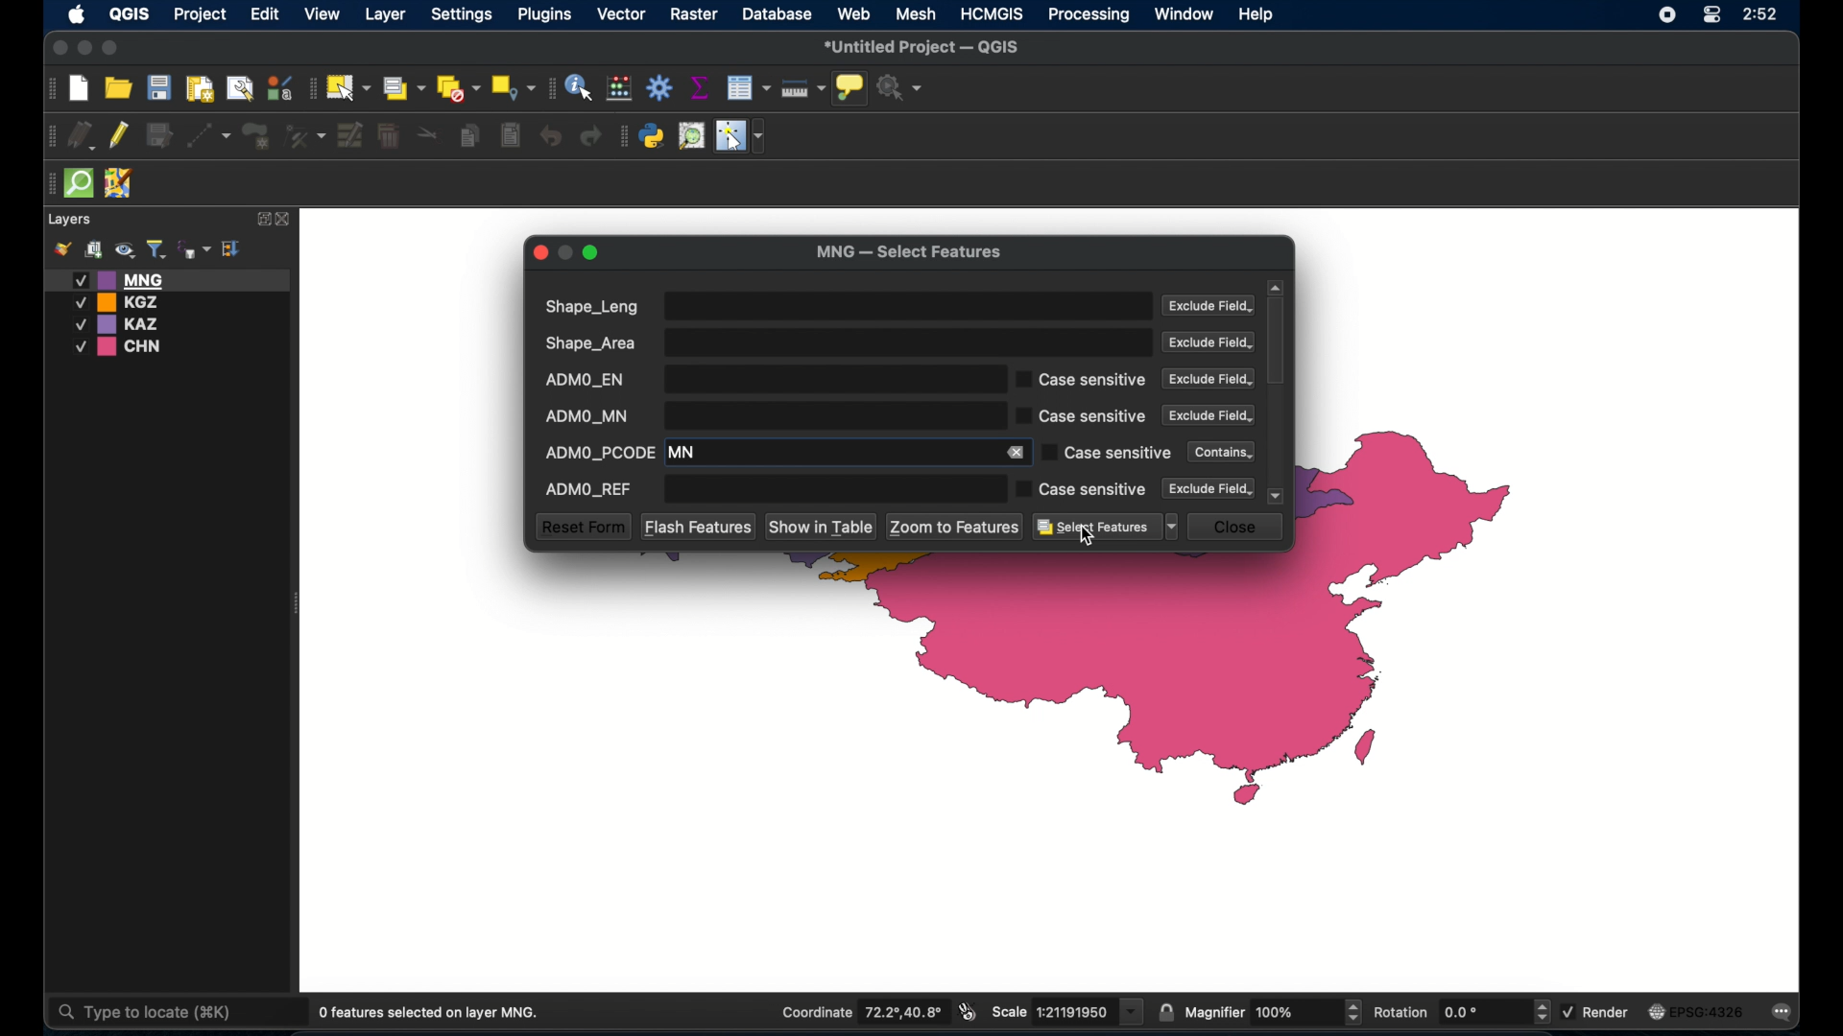 The image size is (1843, 1036). Describe the element at coordinates (823, 528) in the screenshot. I see `show in table` at that location.